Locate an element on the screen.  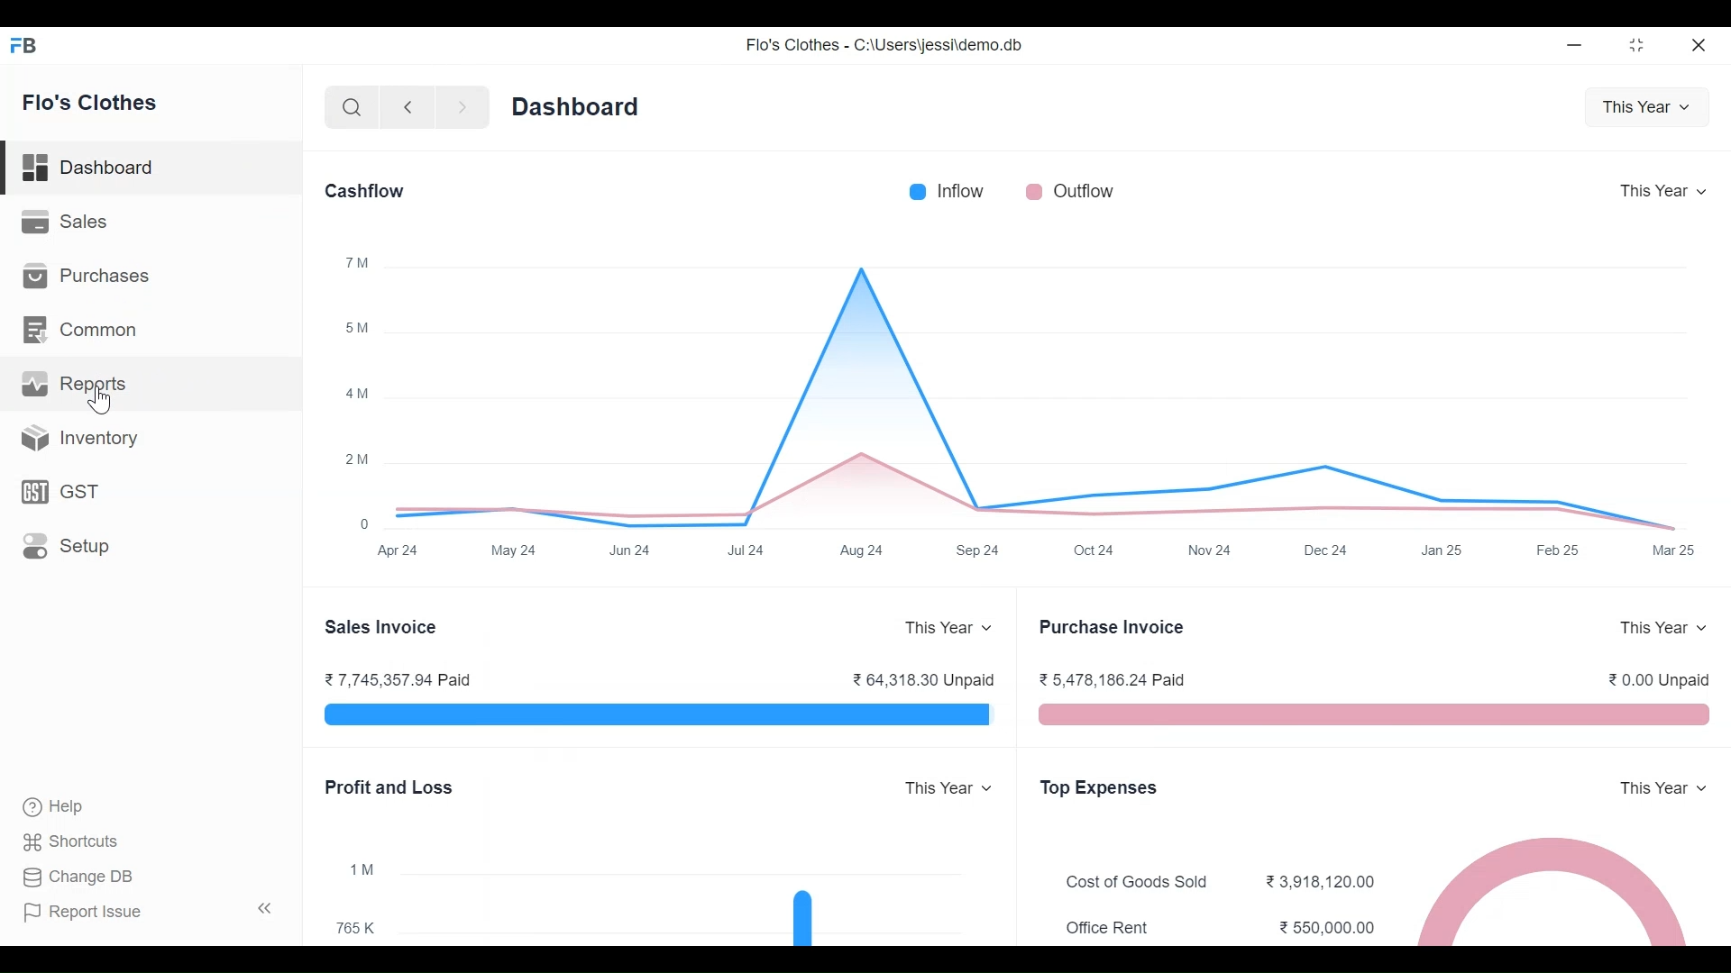
This Year  is located at coordinates (1665, 788).